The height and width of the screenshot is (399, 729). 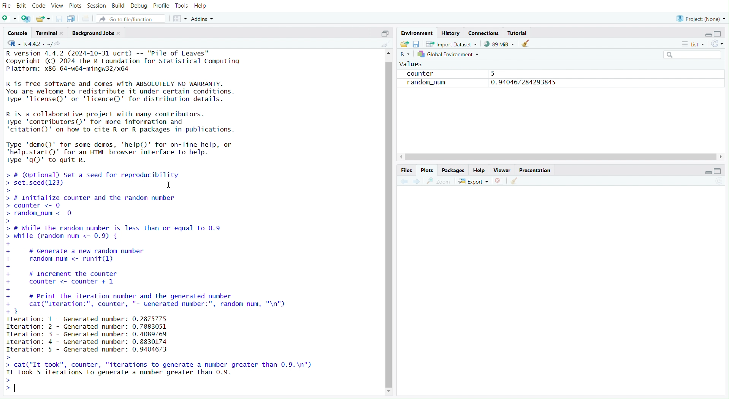 What do you see at coordinates (485, 32) in the screenshot?
I see `Connections` at bounding box center [485, 32].